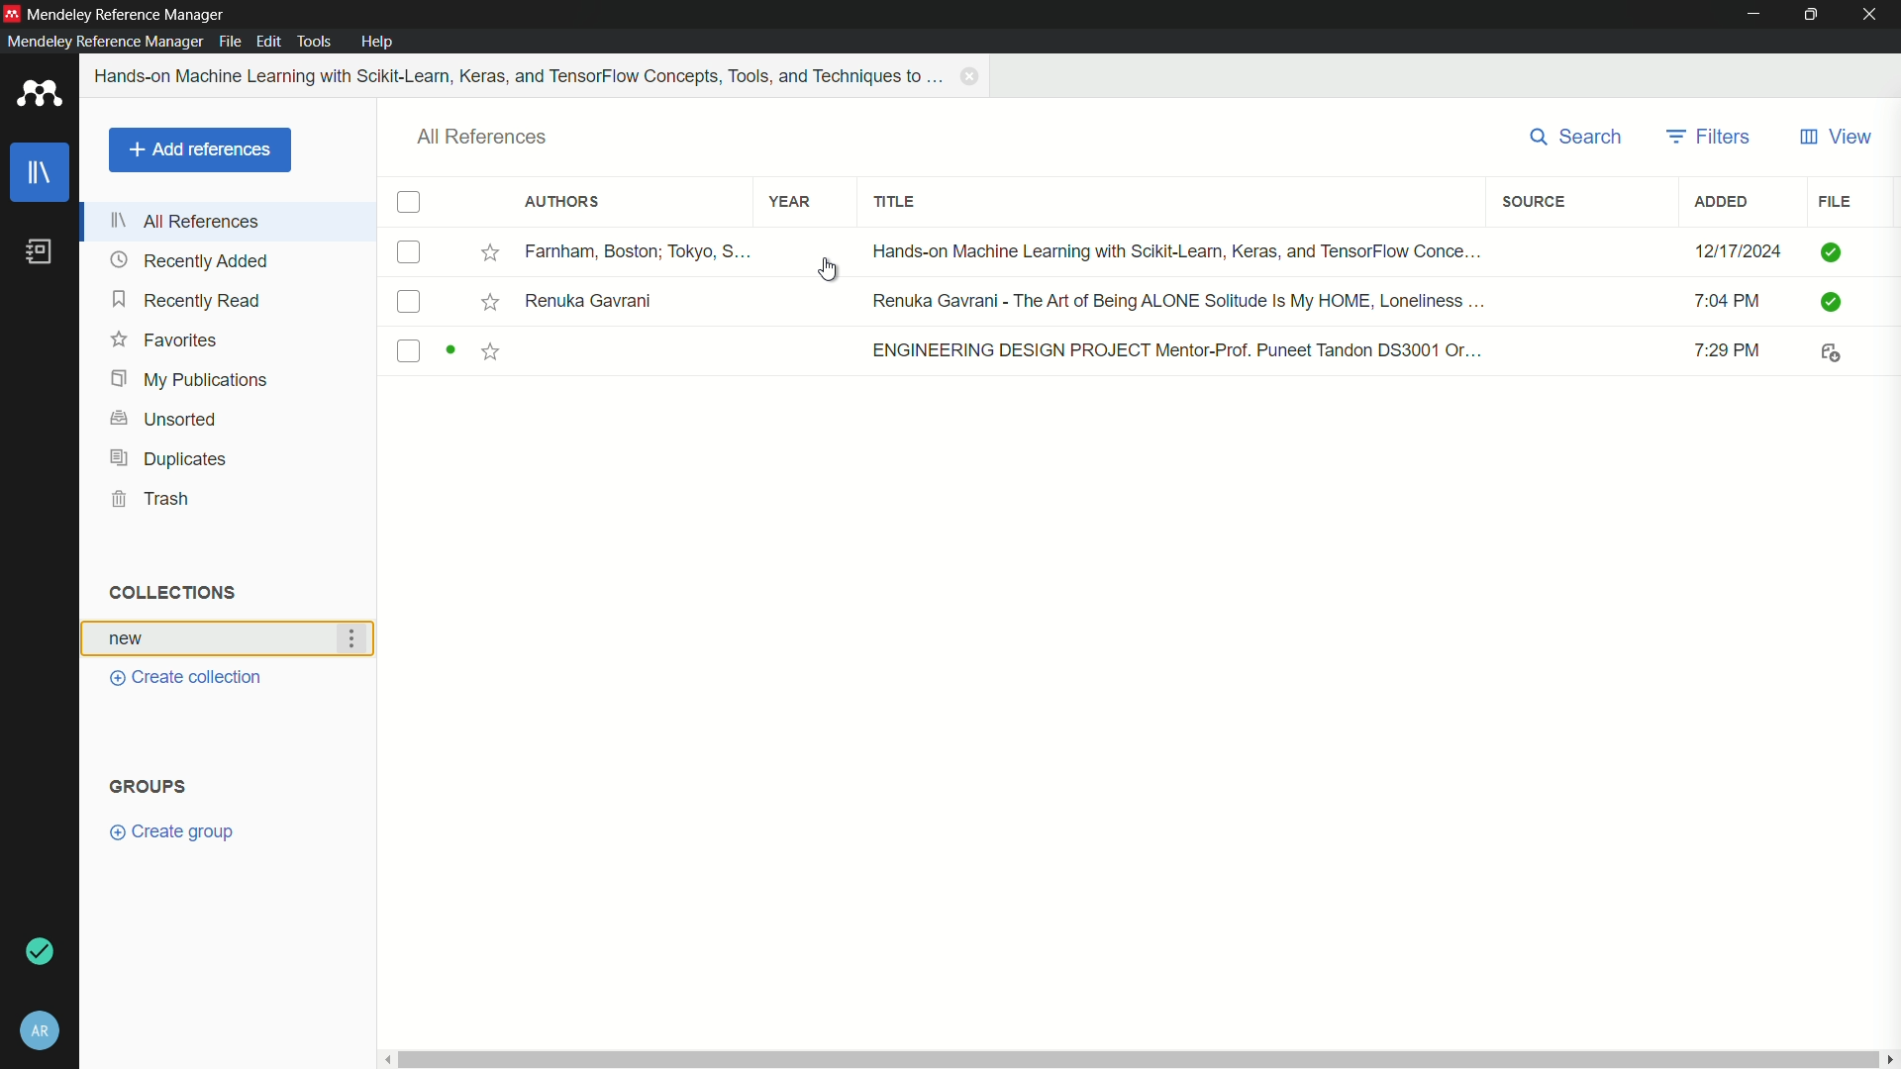  What do you see at coordinates (521, 76) in the screenshot?
I see `book name` at bounding box center [521, 76].